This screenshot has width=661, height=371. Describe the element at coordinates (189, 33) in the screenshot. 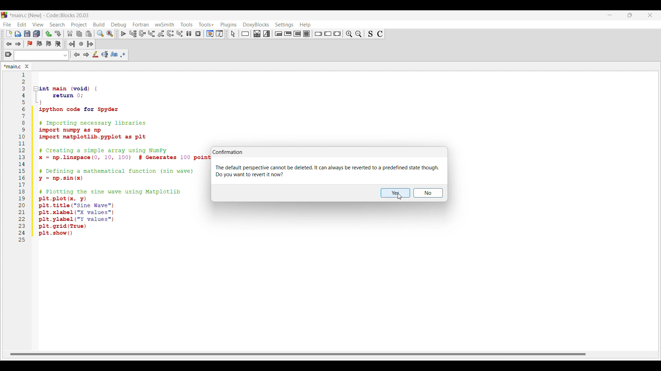

I see `Break debugger` at that location.